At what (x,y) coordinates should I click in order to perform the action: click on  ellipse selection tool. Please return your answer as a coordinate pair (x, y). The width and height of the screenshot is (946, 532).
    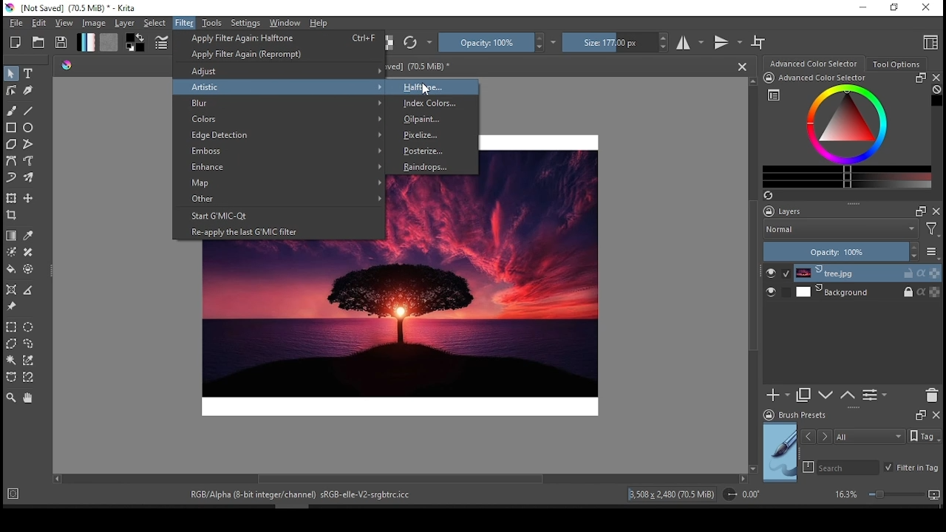
    Looking at the image, I should click on (28, 327).